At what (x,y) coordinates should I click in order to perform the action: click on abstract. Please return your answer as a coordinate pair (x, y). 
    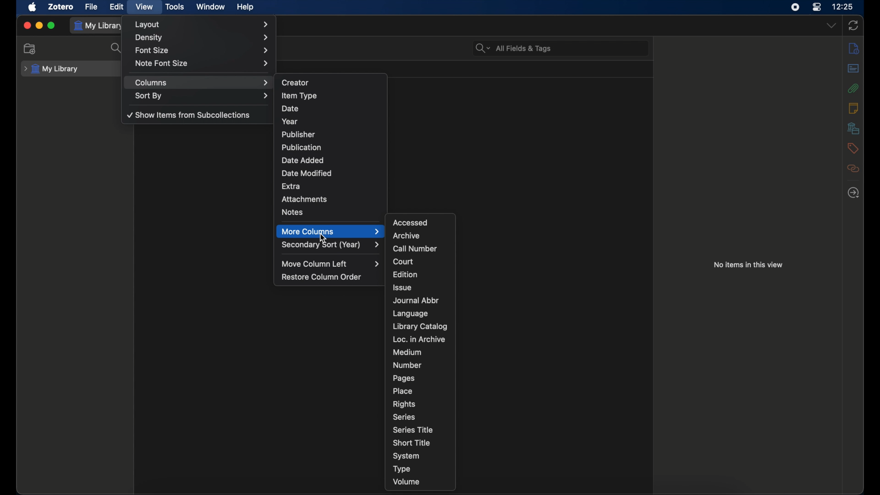
    Looking at the image, I should click on (853, 68).